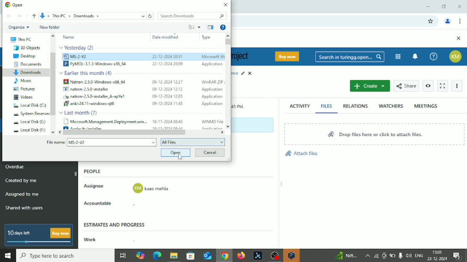 The height and width of the screenshot is (262, 467). What do you see at coordinates (80, 56) in the screenshot?
I see `ims 2ve` at bounding box center [80, 56].